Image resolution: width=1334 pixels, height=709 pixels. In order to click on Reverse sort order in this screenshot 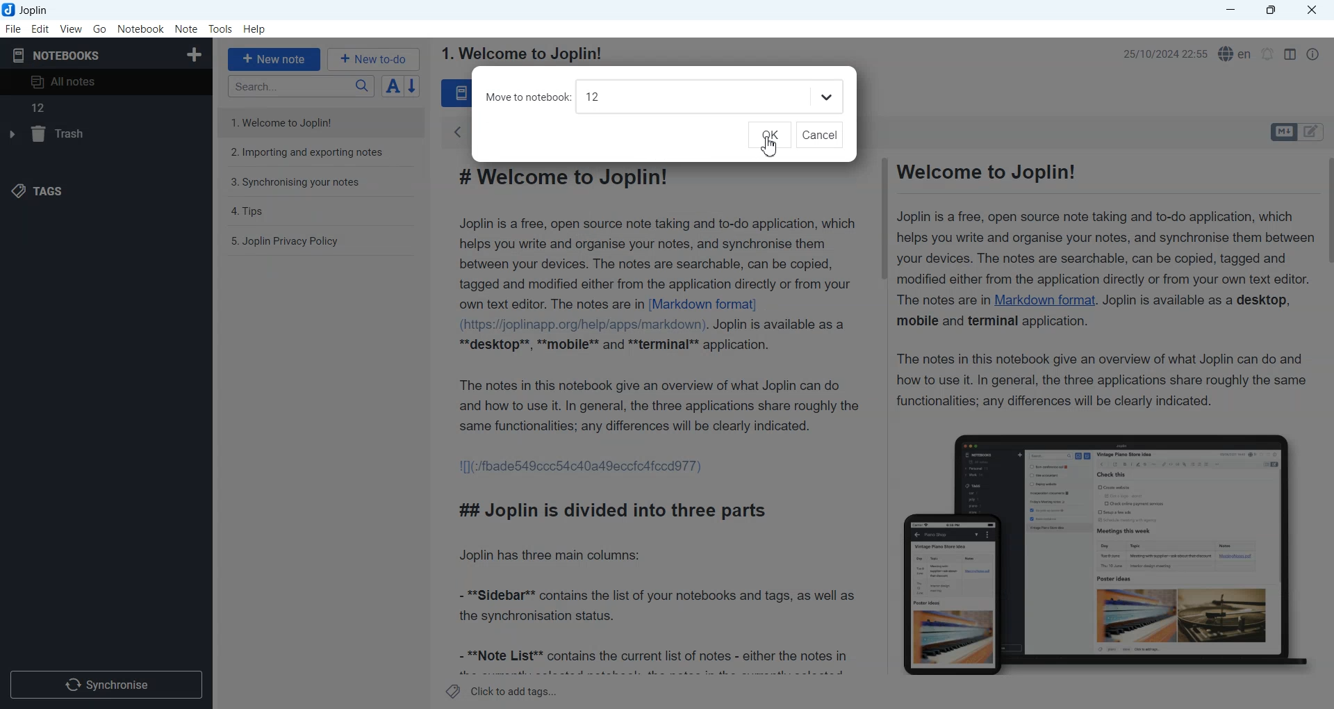, I will do `click(414, 86)`.